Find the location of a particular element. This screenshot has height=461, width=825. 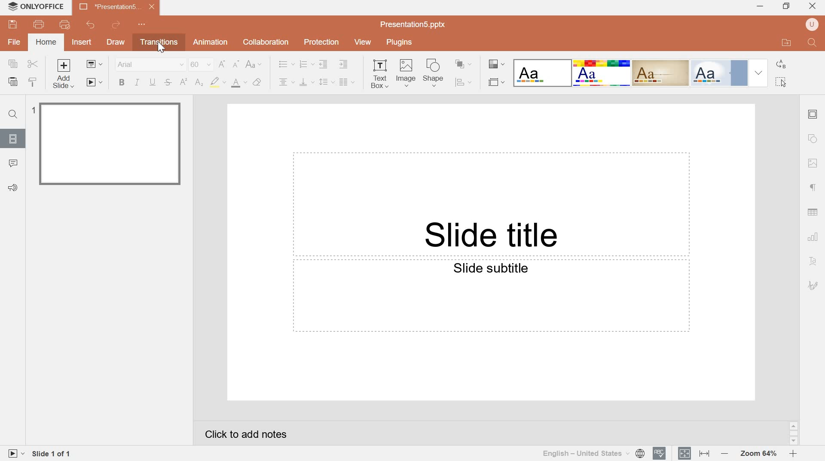

Text field is located at coordinates (490, 297).